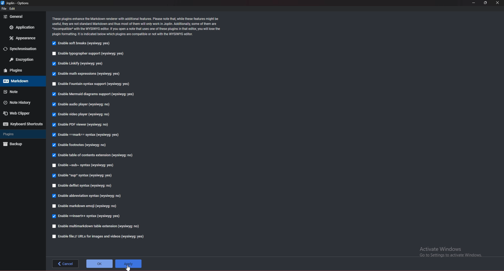  I want to click on enable audio player, so click(81, 105).